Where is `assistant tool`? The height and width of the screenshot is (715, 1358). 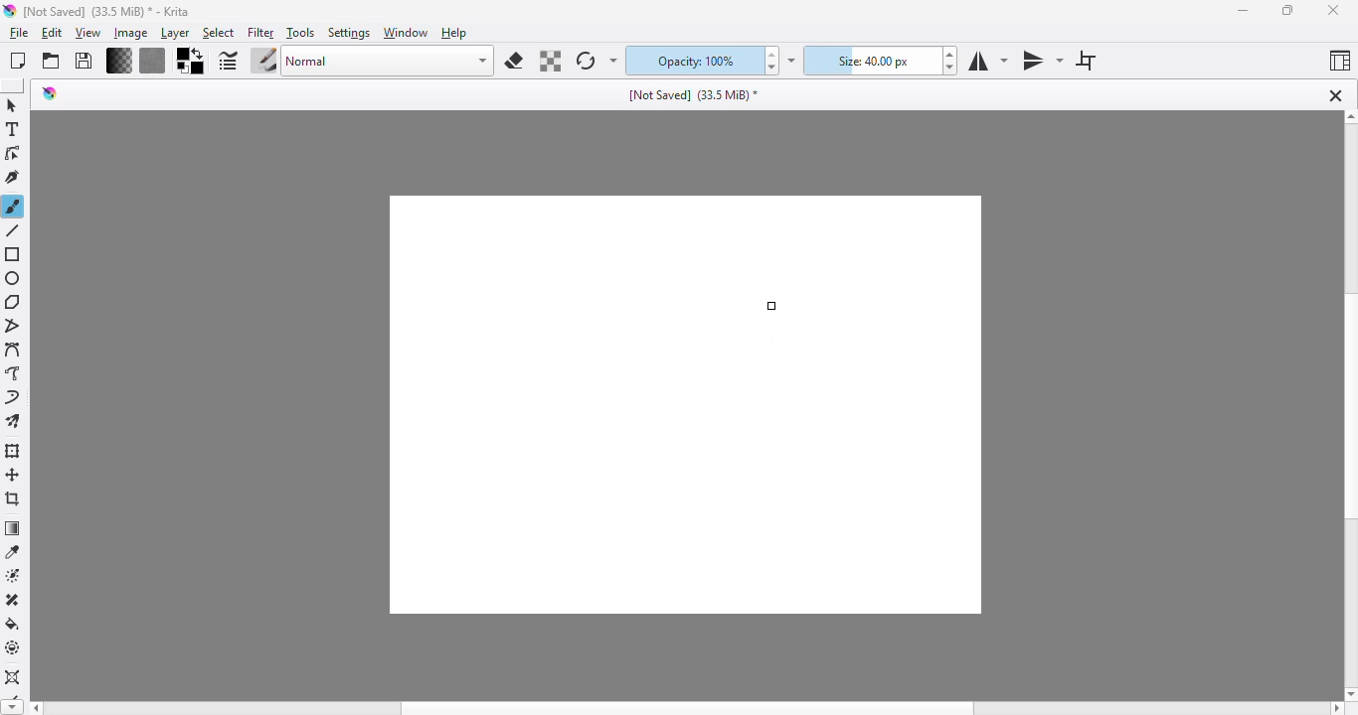
assistant tool is located at coordinates (13, 676).